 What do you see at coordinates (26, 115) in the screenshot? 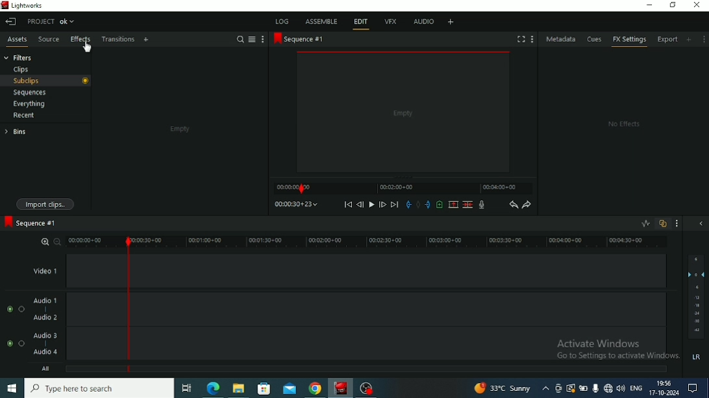
I see `Recent` at bounding box center [26, 115].